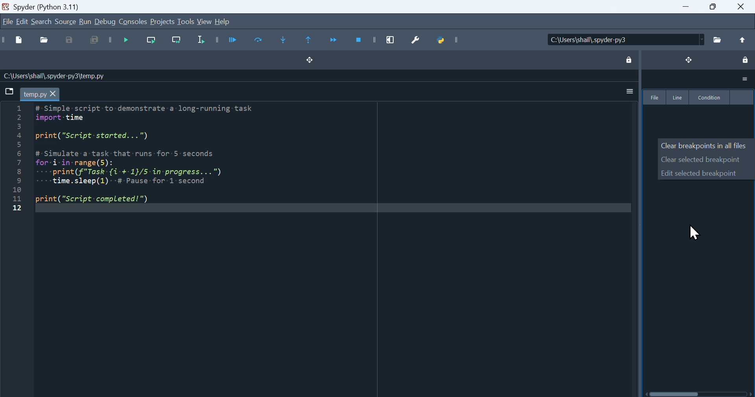 The height and width of the screenshot is (397, 755). Describe the element at coordinates (42, 21) in the screenshot. I see `search` at that location.